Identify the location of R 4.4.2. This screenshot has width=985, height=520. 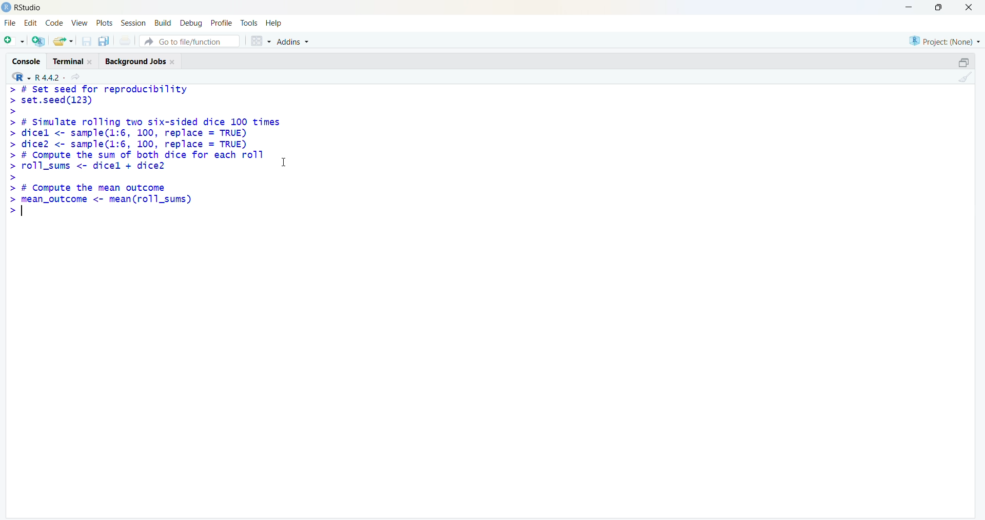
(50, 78).